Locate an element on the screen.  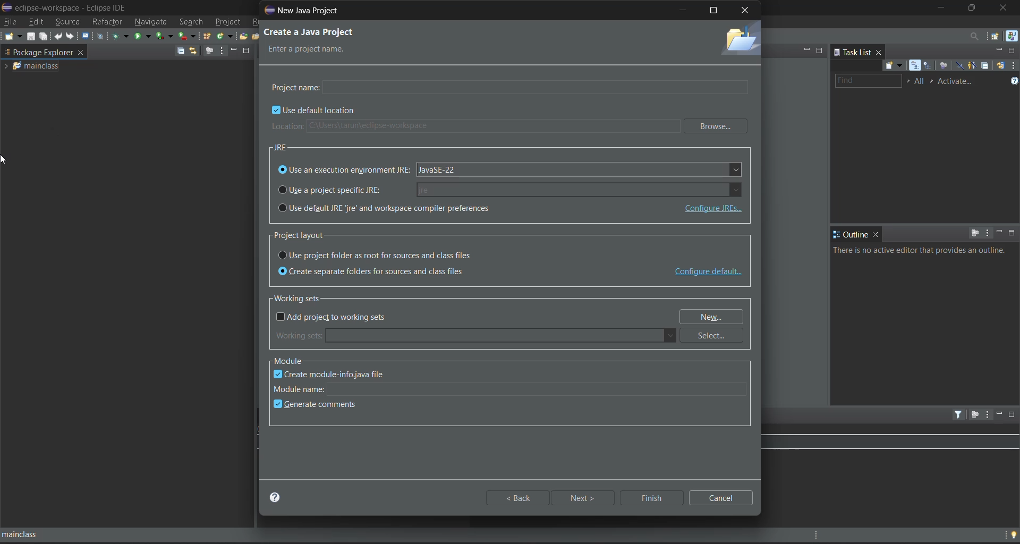
new java class is located at coordinates (226, 36).